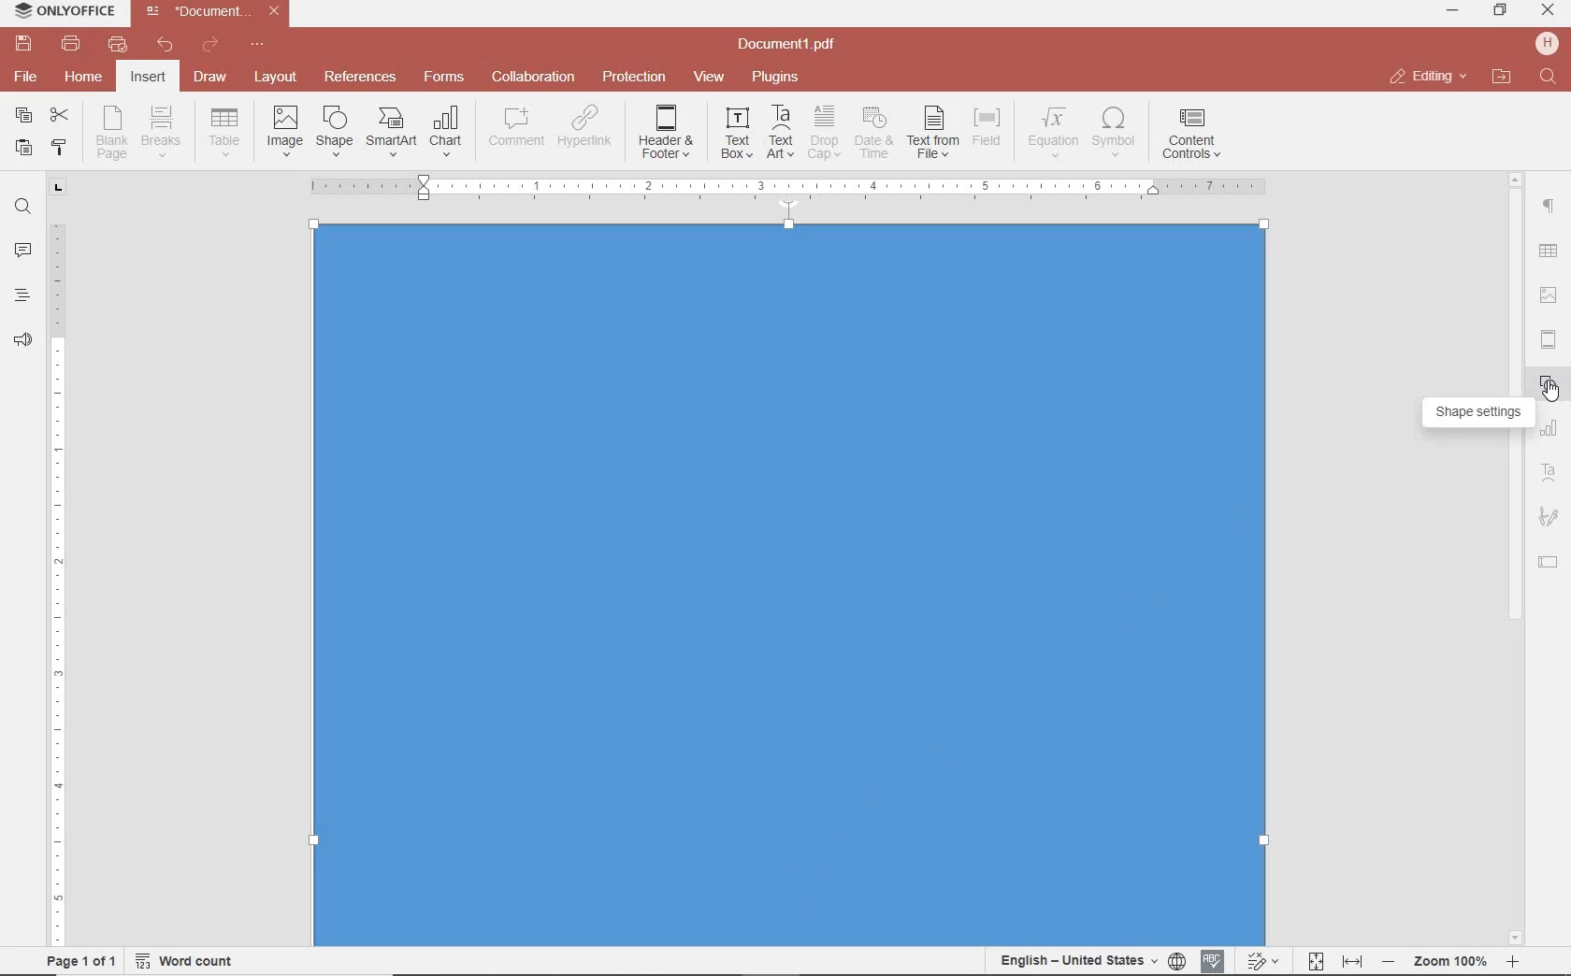 The height and width of the screenshot is (976, 1571). I want to click on INSERT CURRENT DATE AND TIME, so click(872, 134).